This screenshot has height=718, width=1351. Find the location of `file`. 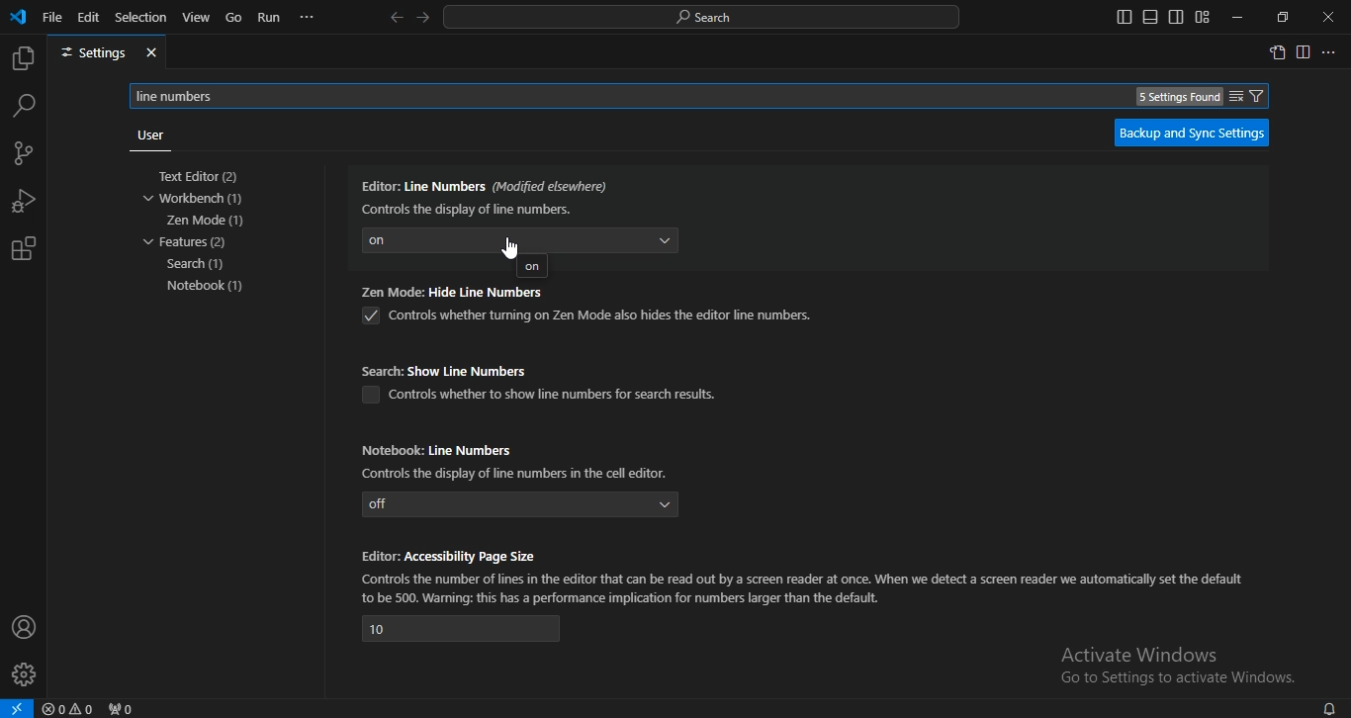

file is located at coordinates (52, 16).